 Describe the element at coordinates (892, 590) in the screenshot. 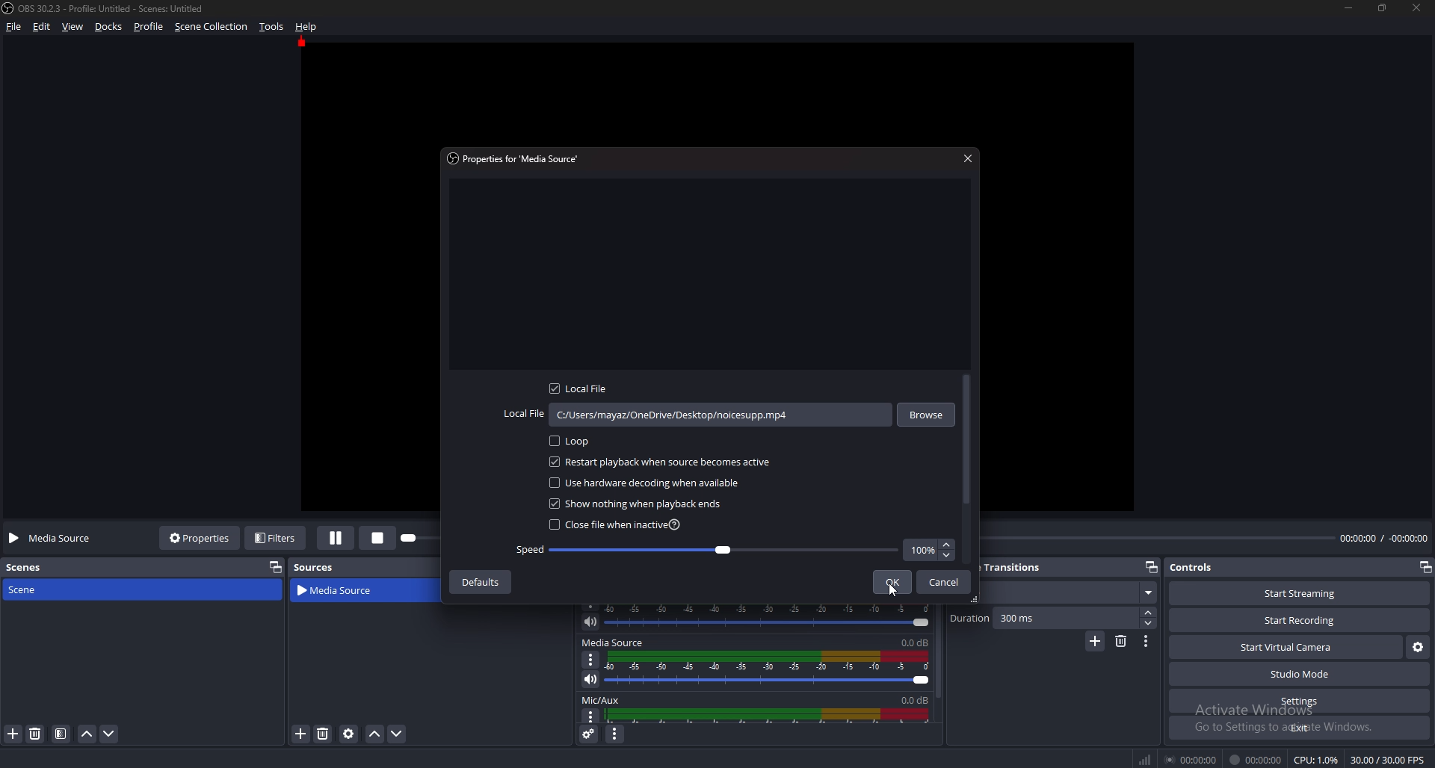

I see `cursor` at that location.